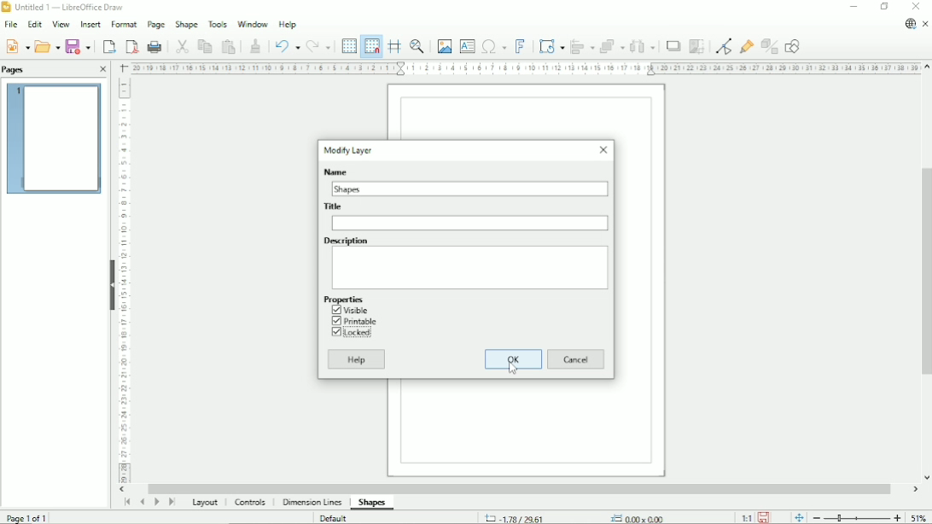 The width and height of the screenshot is (932, 524). Describe the element at coordinates (853, 8) in the screenshot. I see `Minimize` at that location.